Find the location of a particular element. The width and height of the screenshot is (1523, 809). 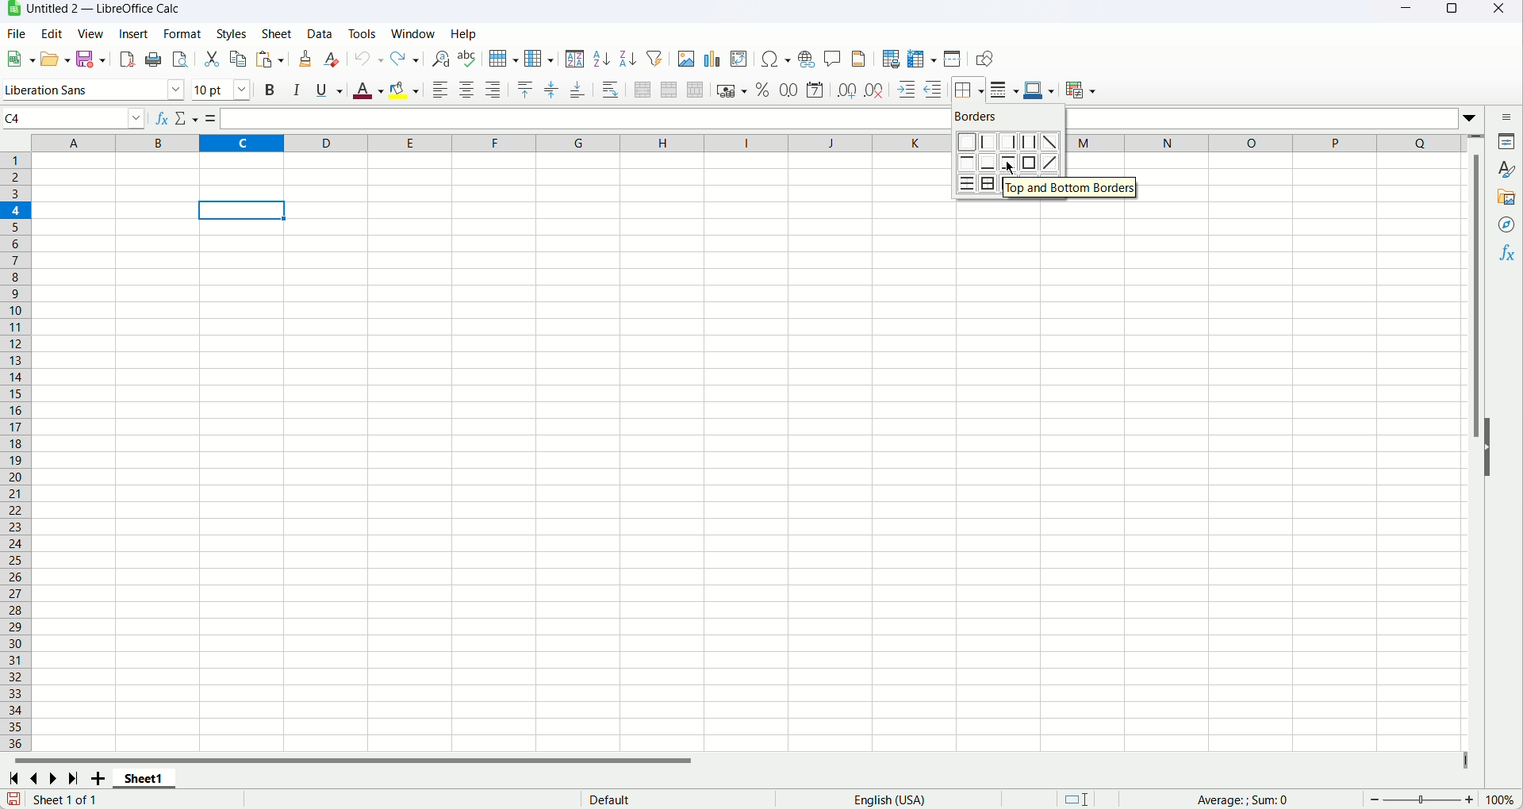

Sort descending is located at coordinates (627, 59).